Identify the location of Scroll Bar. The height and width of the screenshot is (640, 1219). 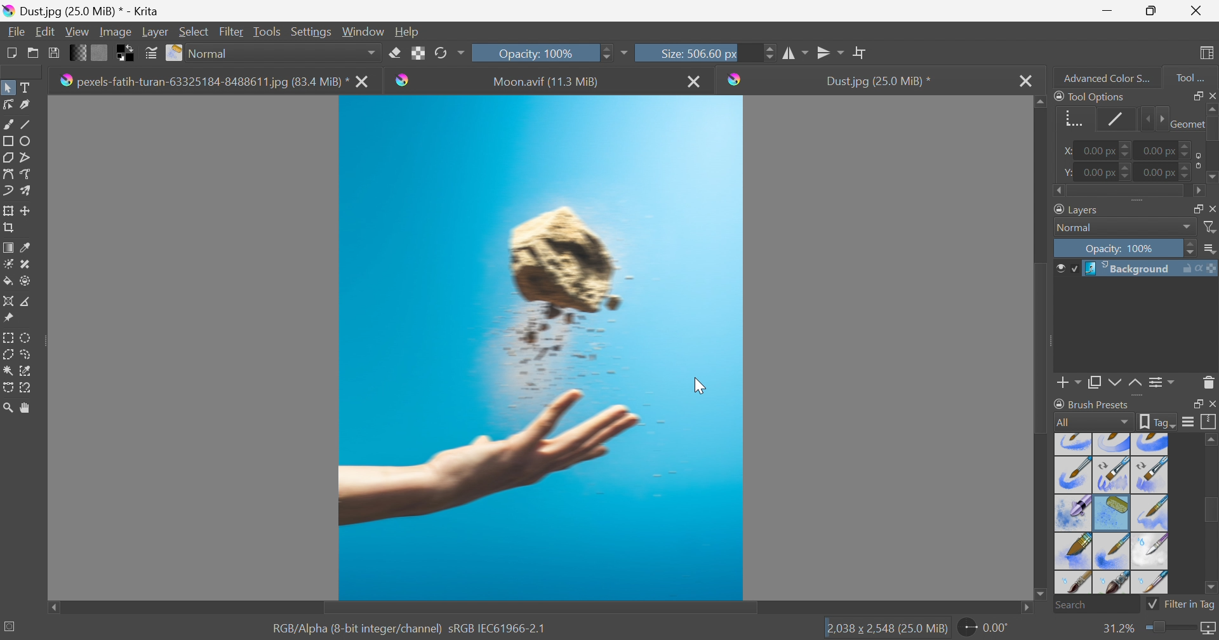
(540, 608).